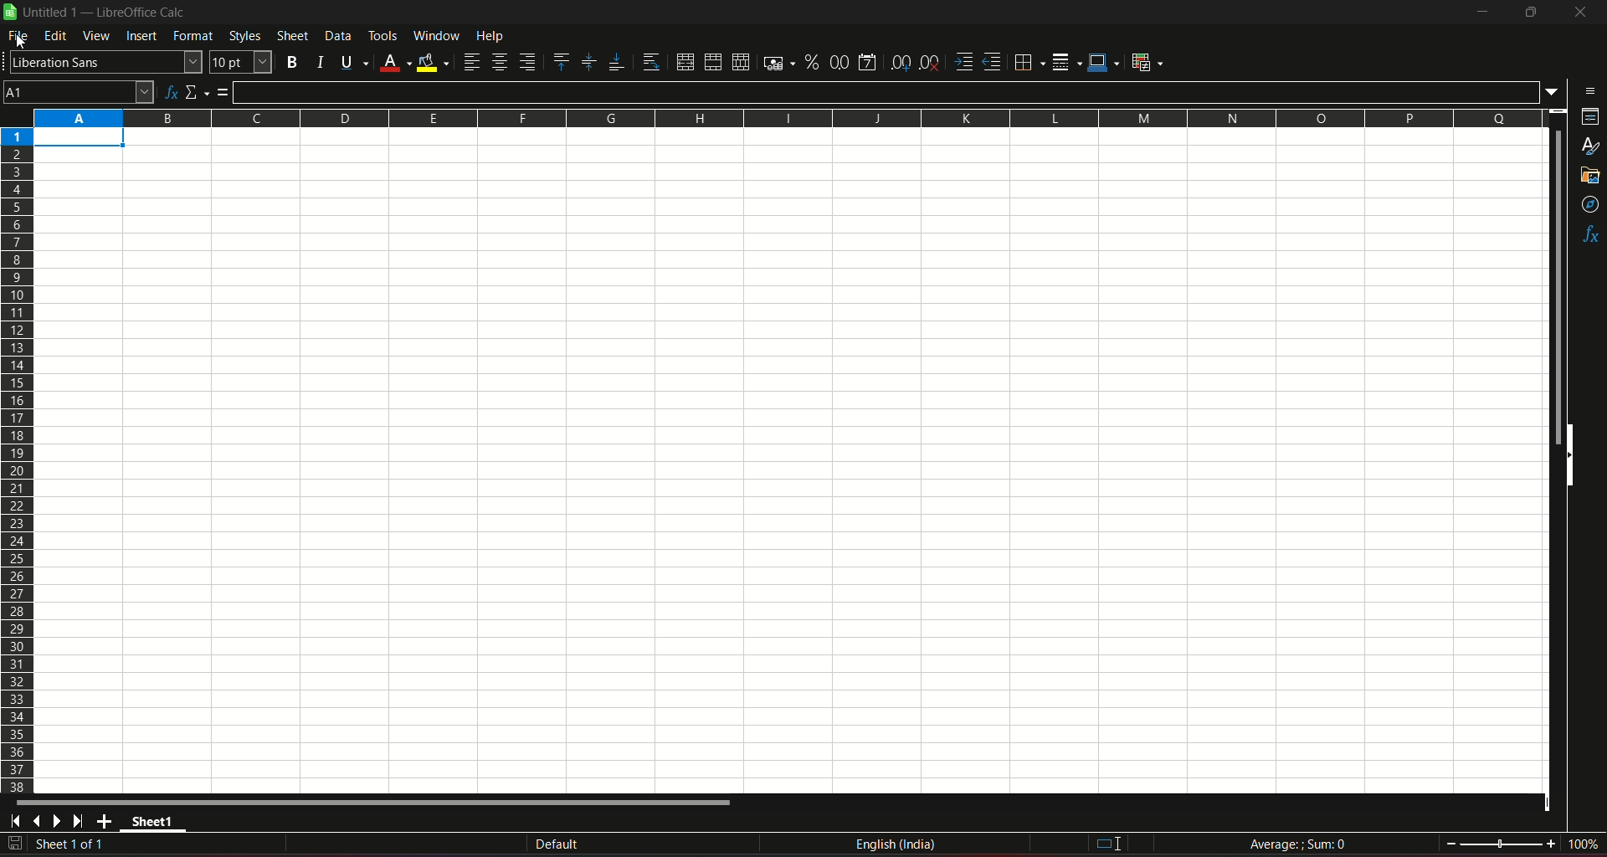  Describe the element at coordinates (292, 60) in the screenshot. I see `bold` at that location.